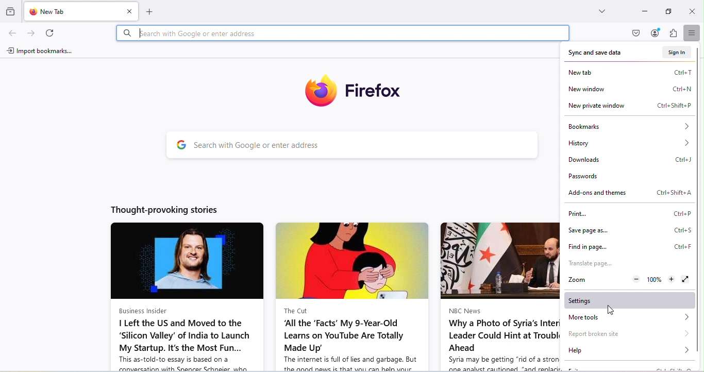 The height and width of the screenshot is (372, 704). Describe the element at coordinates (73, 11) in the screenshot. I see `New tab` at that location.